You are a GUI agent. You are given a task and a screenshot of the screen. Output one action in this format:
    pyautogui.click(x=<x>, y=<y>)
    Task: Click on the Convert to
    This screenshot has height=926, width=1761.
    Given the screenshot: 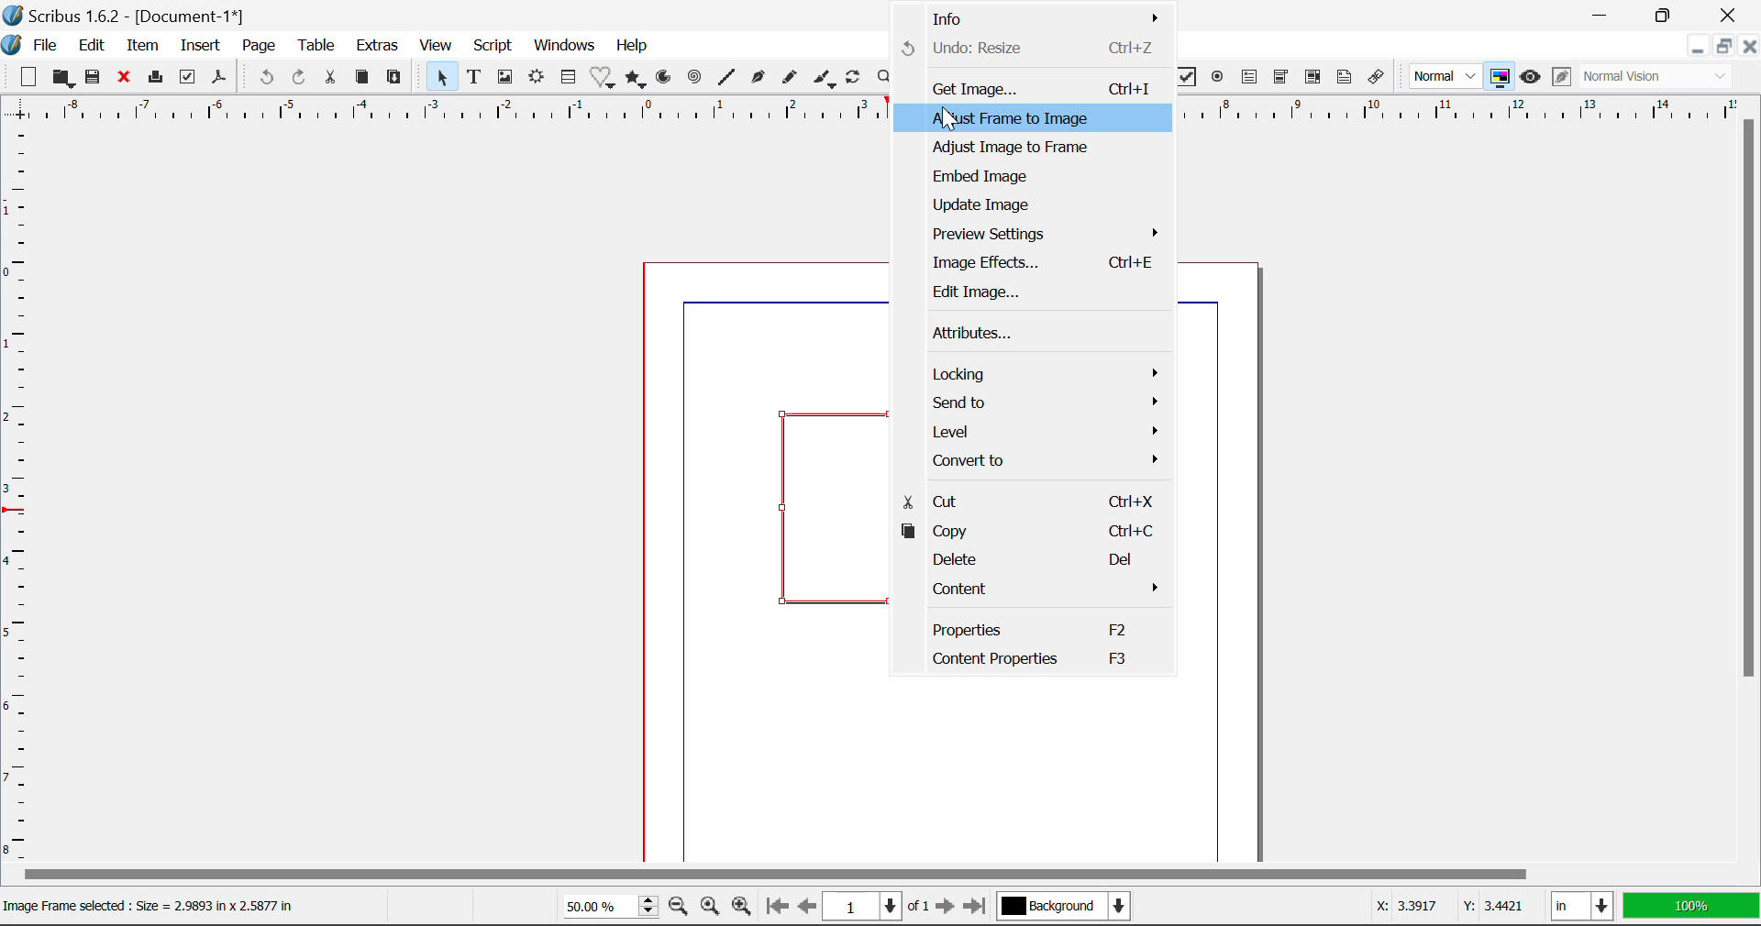 What is the action you would take?
    pyautogui.click(x=1036, y=459)
    